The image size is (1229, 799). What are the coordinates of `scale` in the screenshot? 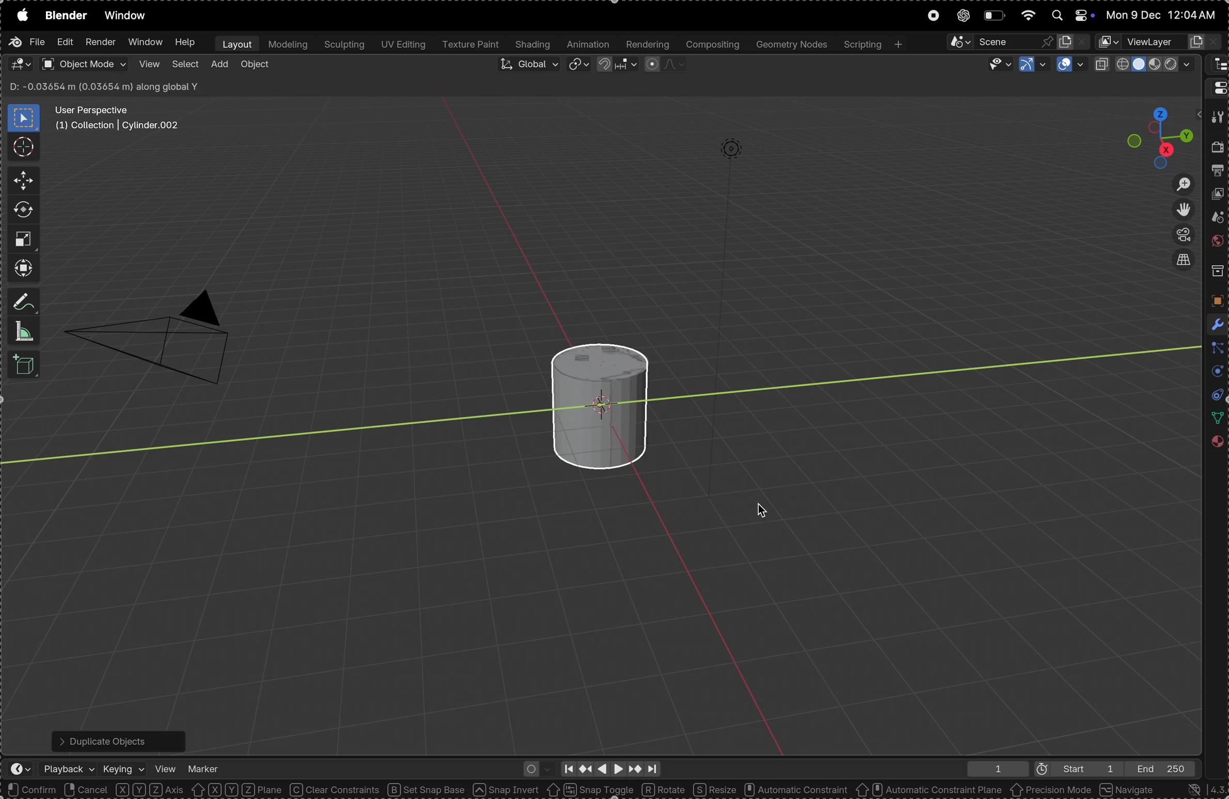 It's located at (23, 238).